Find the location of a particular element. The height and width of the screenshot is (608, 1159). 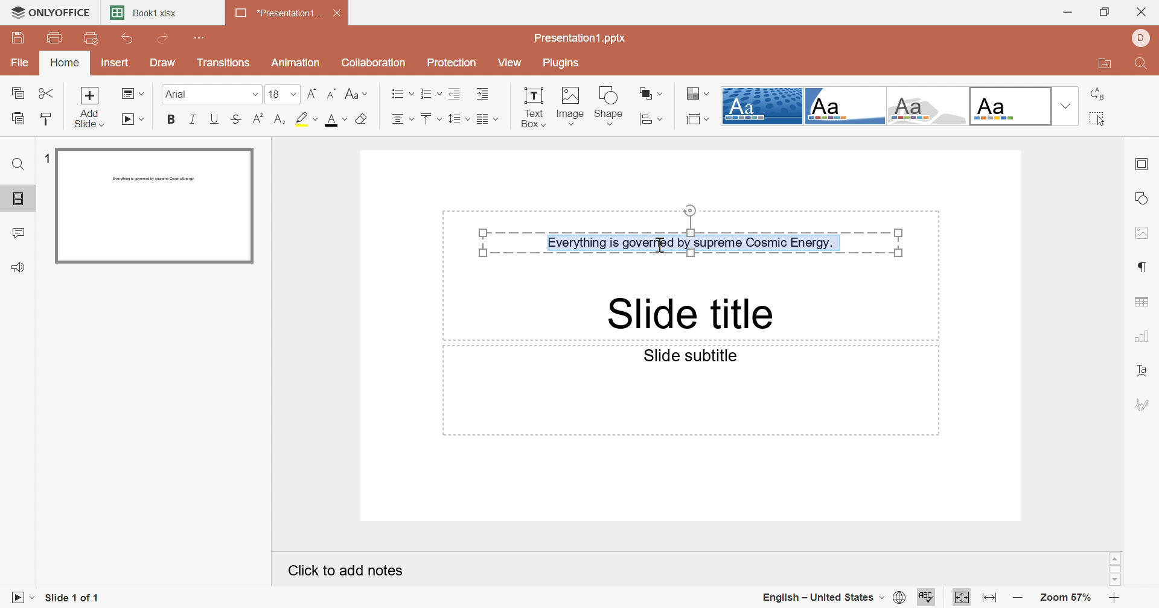

Print is located at coordinates (55, 39).